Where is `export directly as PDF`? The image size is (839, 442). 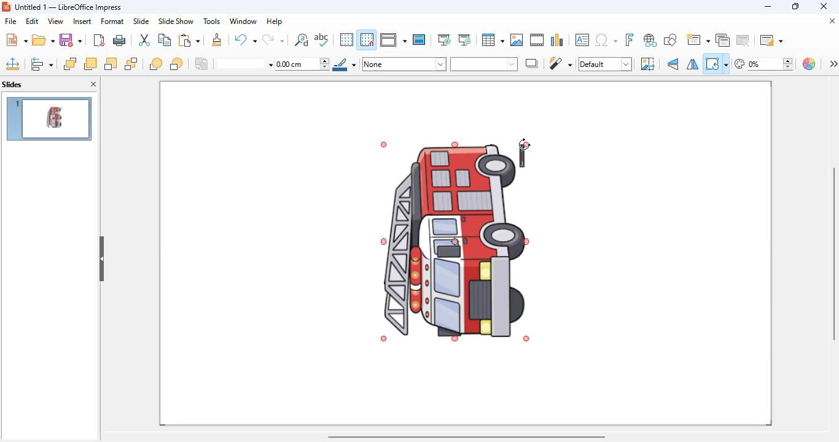
export directly as PDF is located at coordinates (99, 40).